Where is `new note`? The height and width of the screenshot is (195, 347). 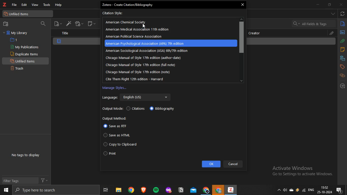 new note is located at coordinates (92, 23).